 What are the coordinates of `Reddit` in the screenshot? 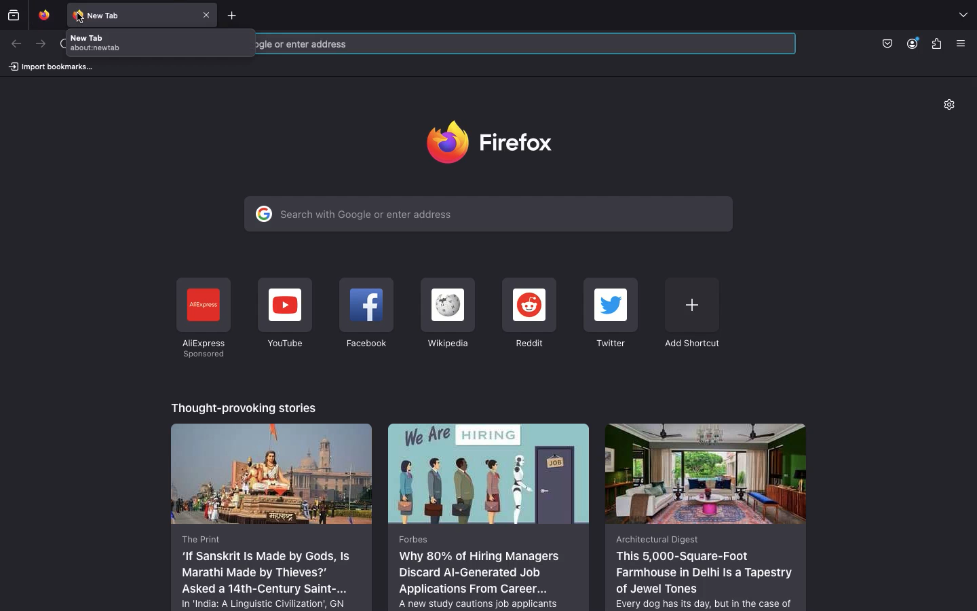 It's located at (529, 314).